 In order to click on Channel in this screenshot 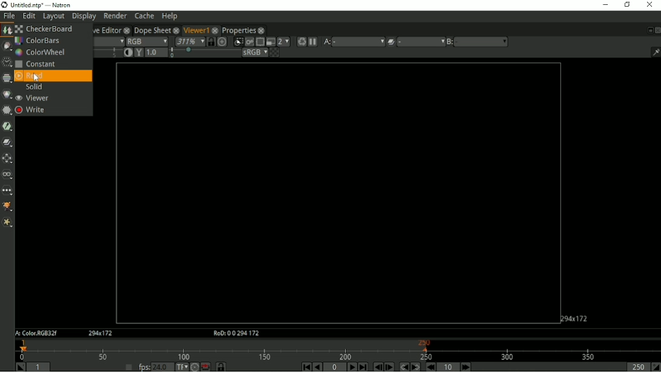, I will do `click(7, 78)`.